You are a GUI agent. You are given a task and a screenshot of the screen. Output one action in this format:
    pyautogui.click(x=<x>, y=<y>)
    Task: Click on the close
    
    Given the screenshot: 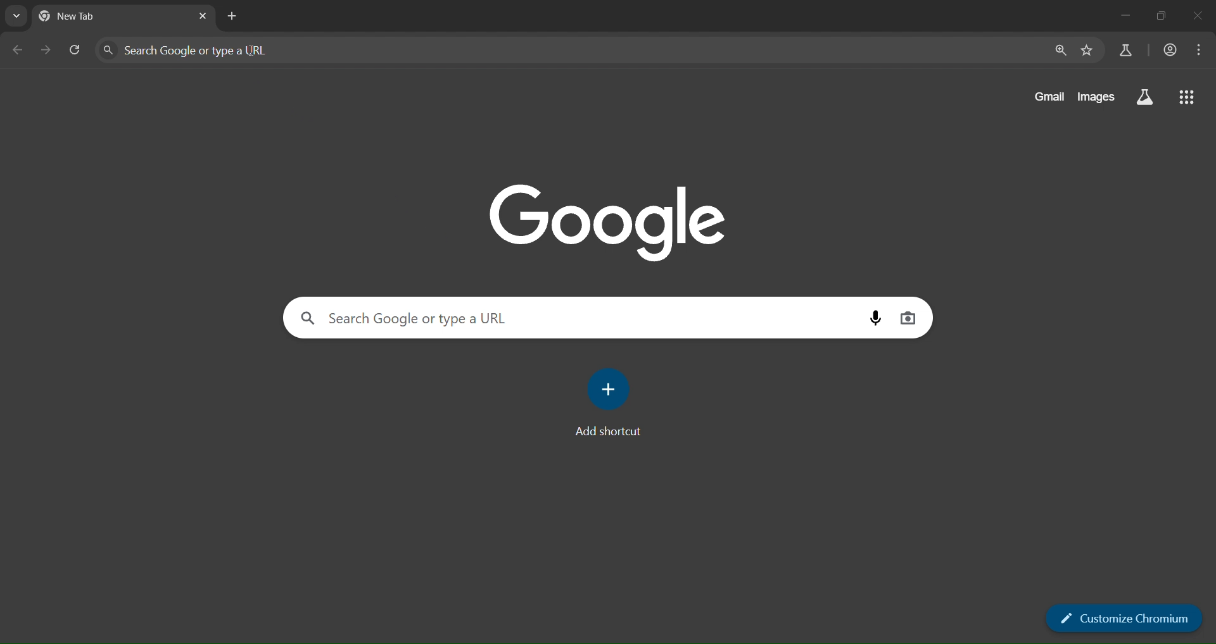 What is the action you would take?
    pyautogui.click(x=1199, y=18)
    